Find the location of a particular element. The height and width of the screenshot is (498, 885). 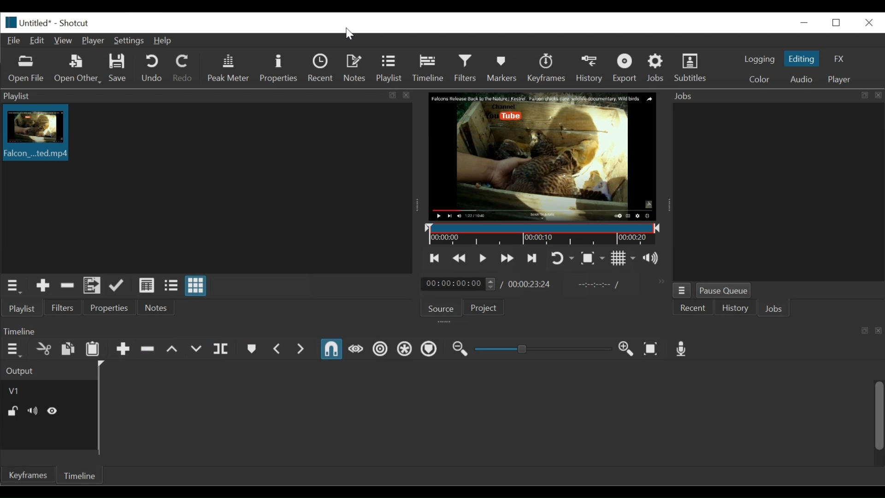

Cut is located at coordinates (43, 348).